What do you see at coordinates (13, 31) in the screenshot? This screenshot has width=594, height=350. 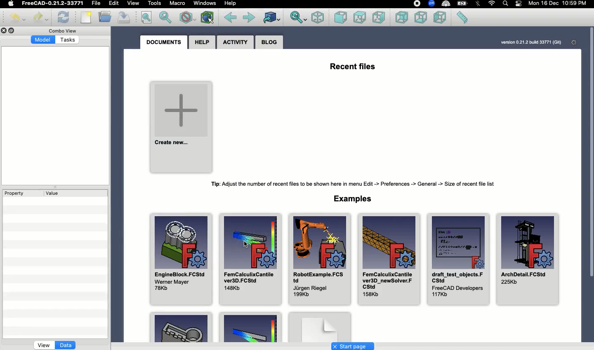 I see `Duplicate` at bounding box center [13, 31].